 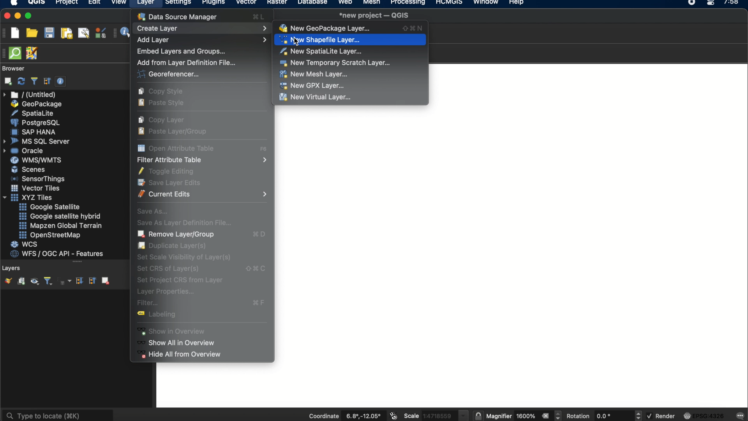 I want to click on apple logo, so click(x=13, y=3).